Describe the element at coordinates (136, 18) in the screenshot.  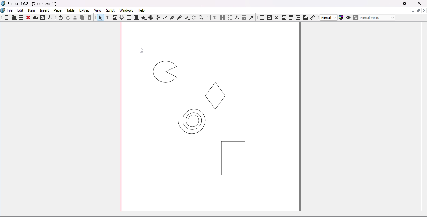
I see `Shapes` at that location.